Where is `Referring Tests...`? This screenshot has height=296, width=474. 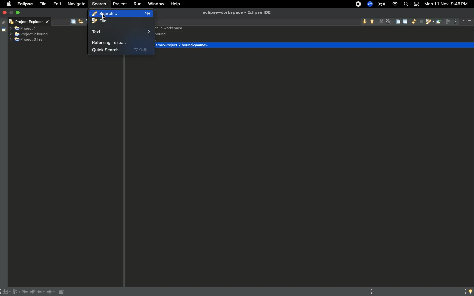 Referring Tests... is located at coordinates (110, 41).